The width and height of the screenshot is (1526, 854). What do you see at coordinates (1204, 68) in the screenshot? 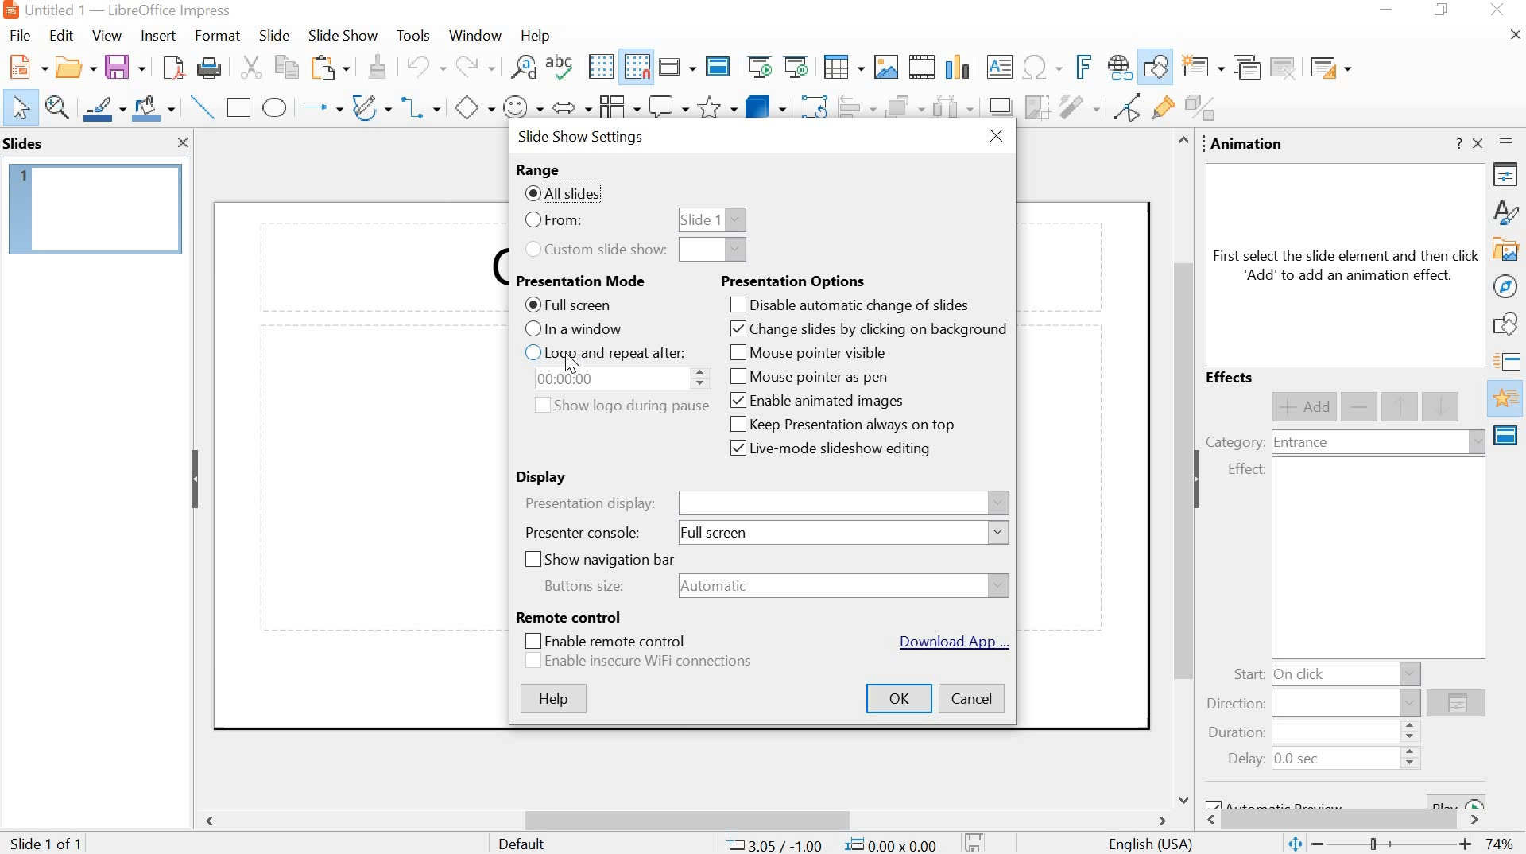
I see `new slide` at bounding box center [1204, 68].